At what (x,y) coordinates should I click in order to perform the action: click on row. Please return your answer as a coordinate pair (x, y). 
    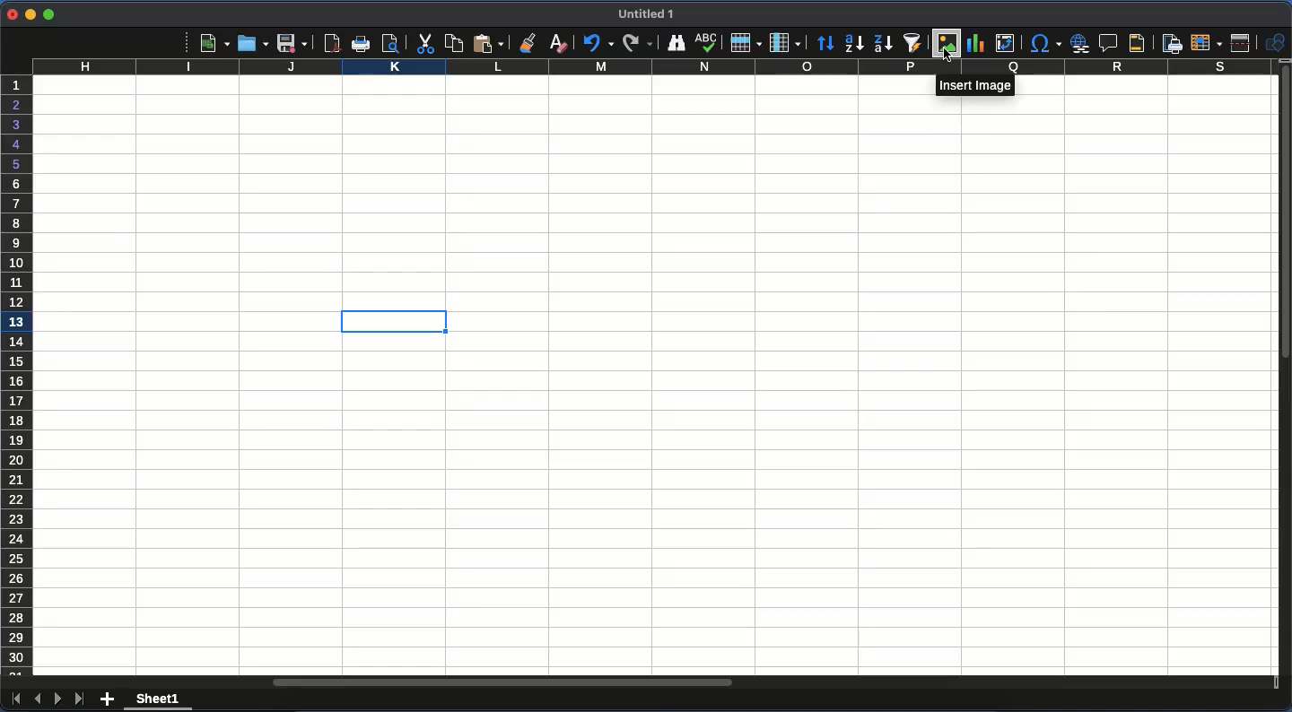
    Looking at the image, I should click on (744, 44).